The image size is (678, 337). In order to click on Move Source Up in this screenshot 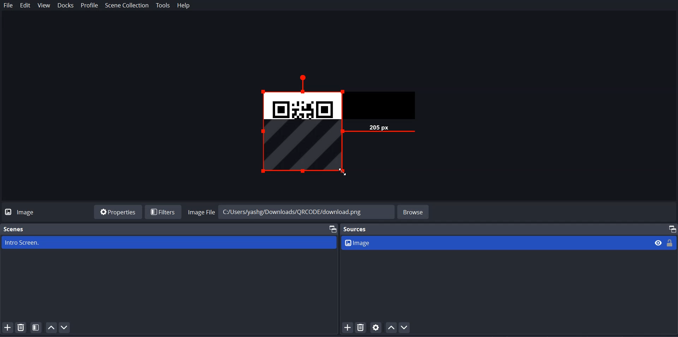, I will do `click(392, 327)`.